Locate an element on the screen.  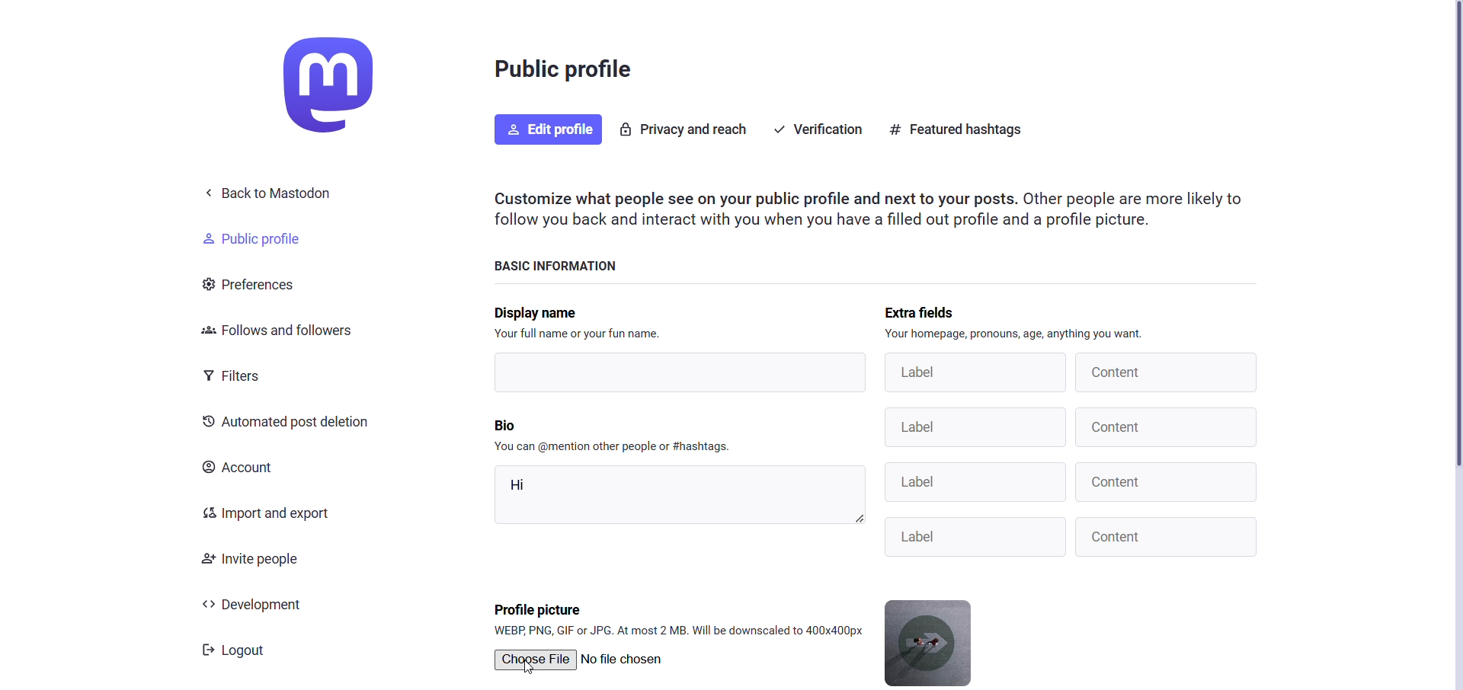
Label is located at coordinates (973, 427).